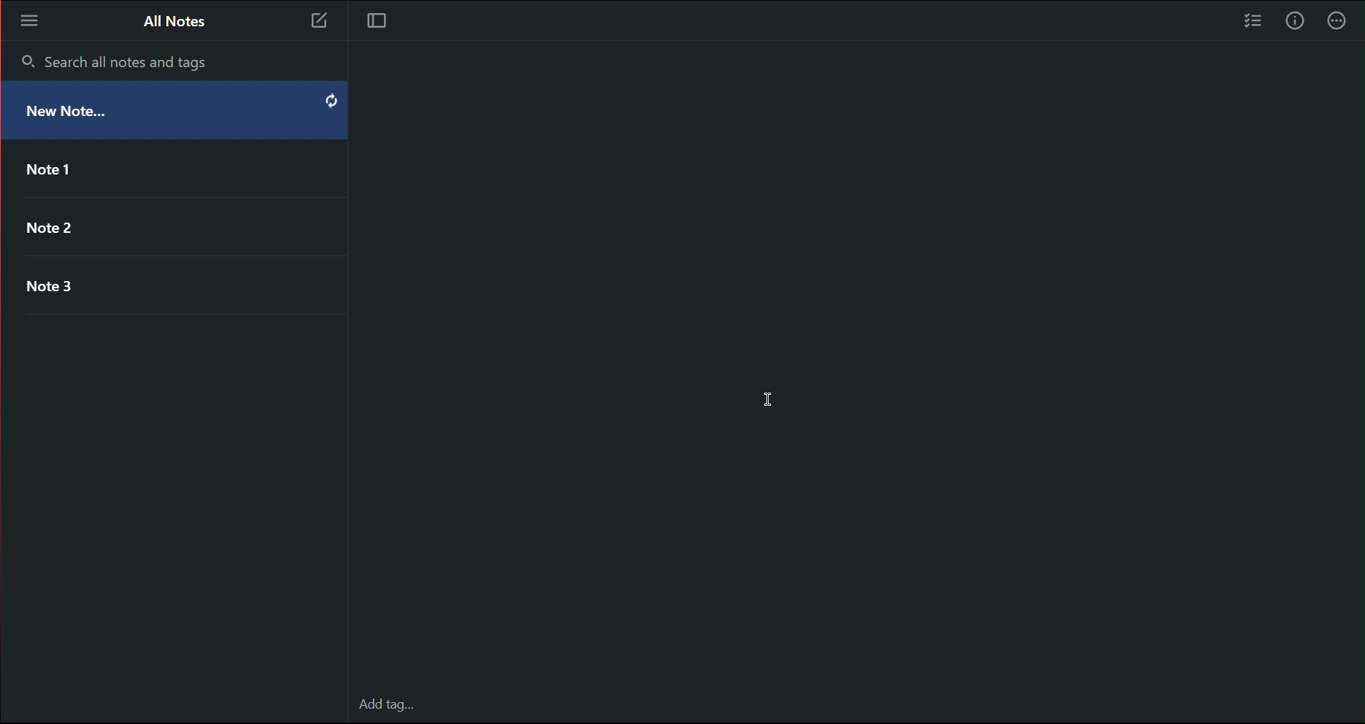 This screenshot has height=724, width=1365. Describe the element at coordinates (174, 112) in the screenshot. I see `New Note` at that location.